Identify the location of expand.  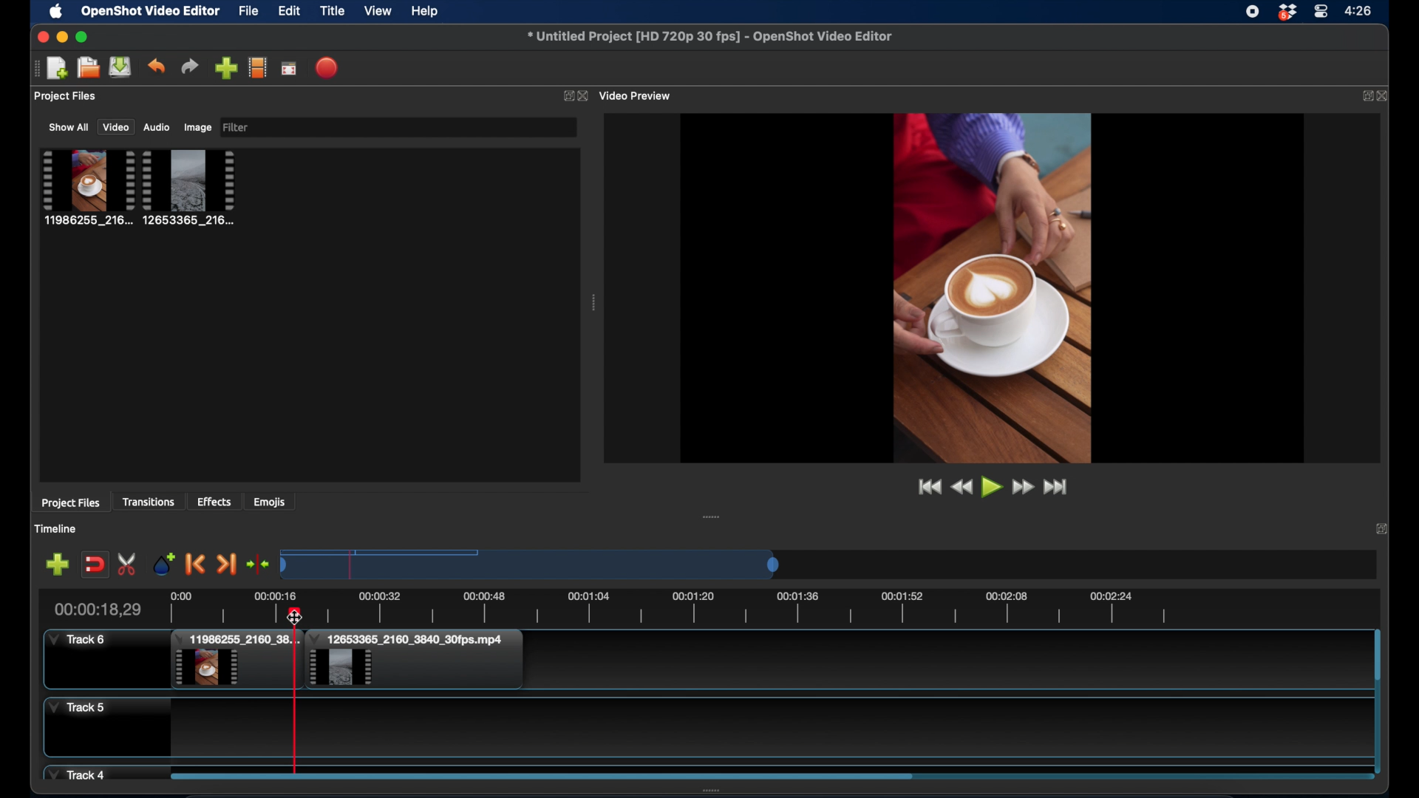
(1364, 95).